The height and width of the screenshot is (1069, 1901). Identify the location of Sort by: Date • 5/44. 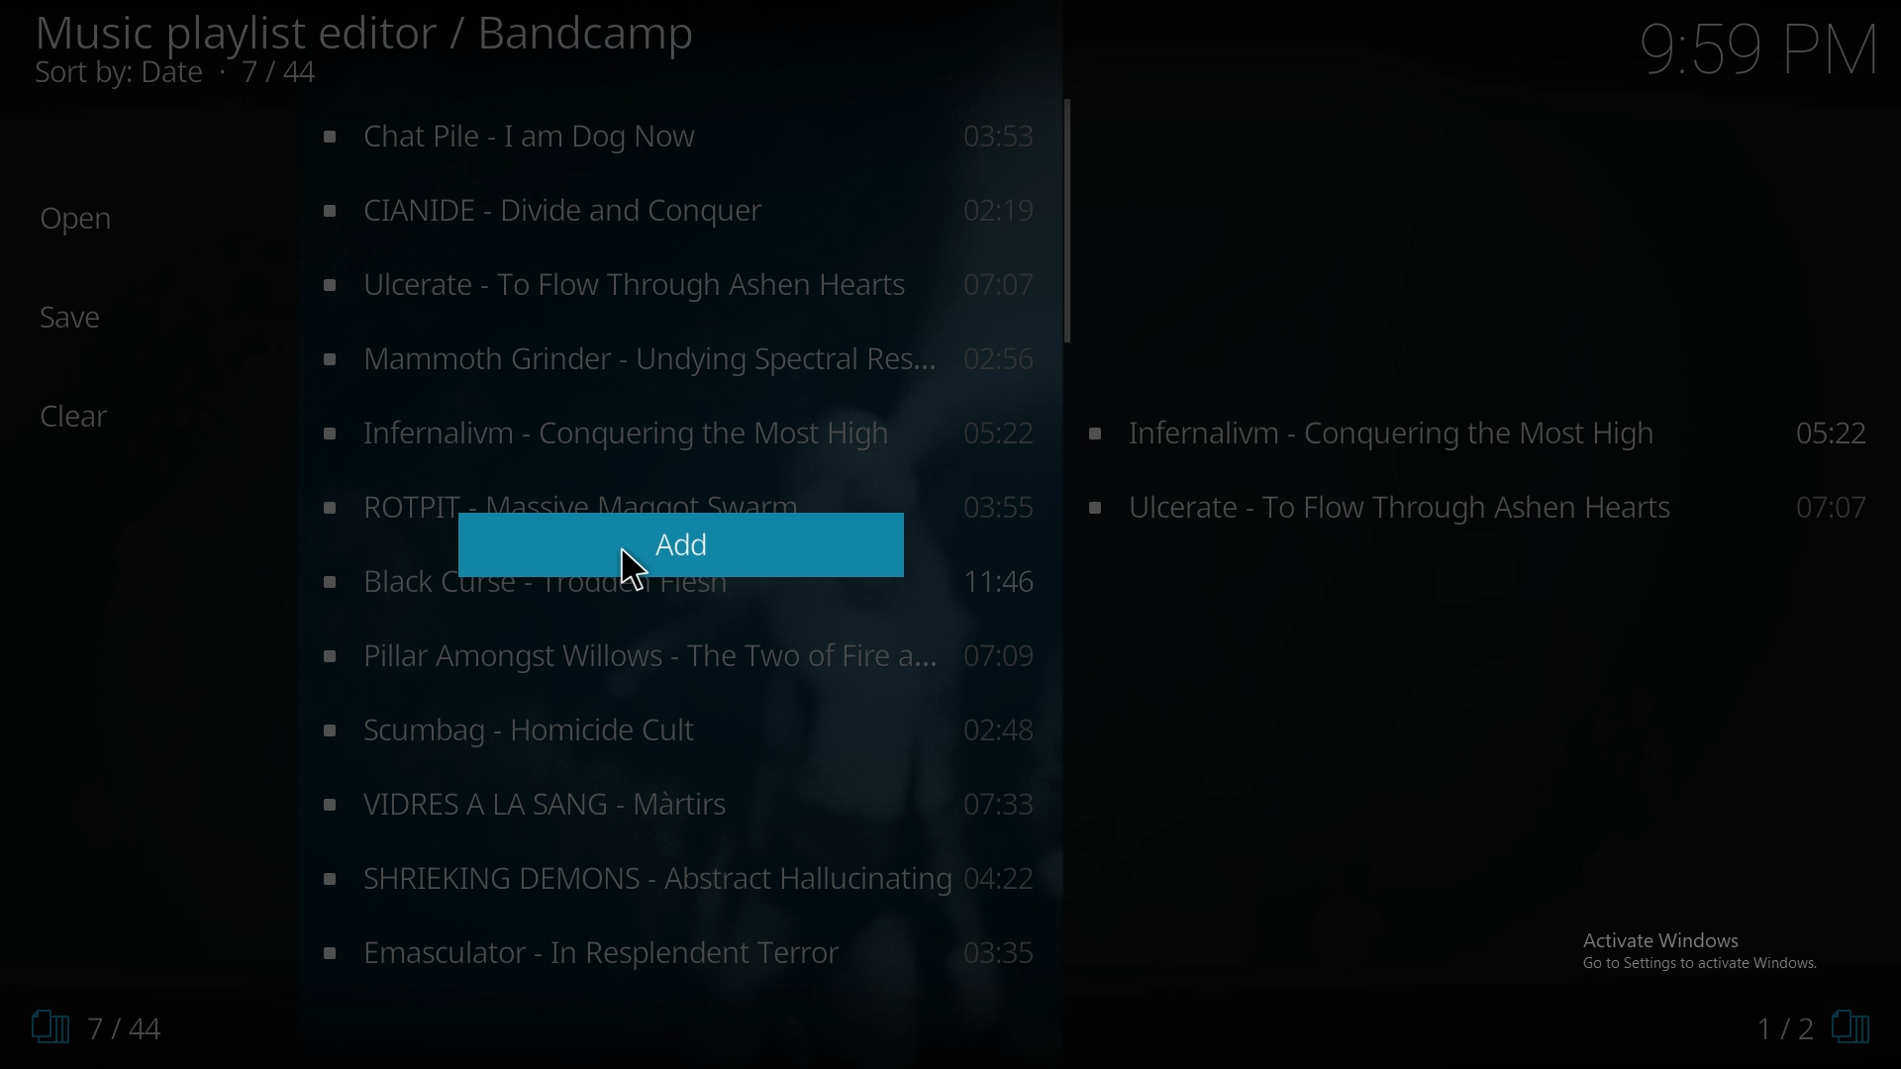
(210, 75).